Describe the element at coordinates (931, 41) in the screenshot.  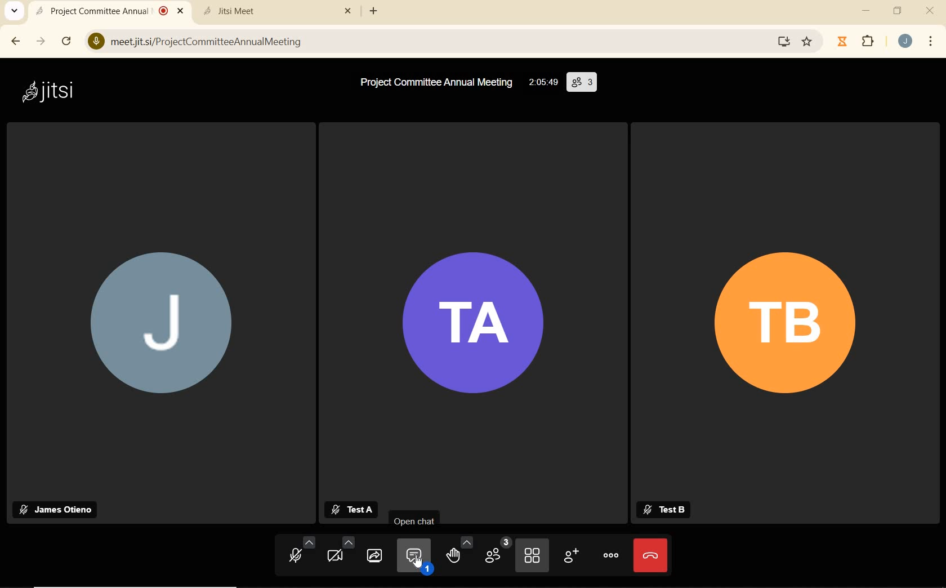
I see `customize google chrome` at that location.